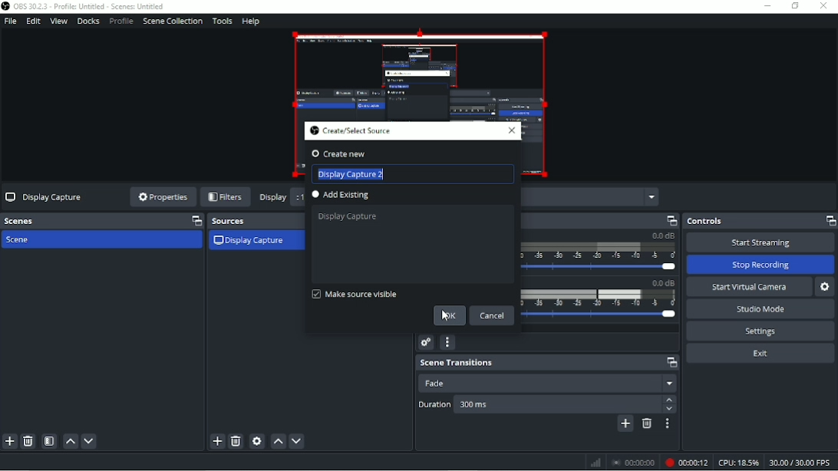  I want to click on Add configurable transition, so click(625, 424).